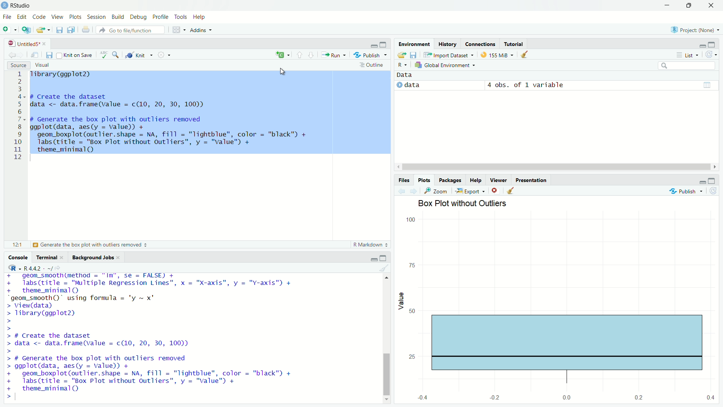 Image resolution: width=723 pixels, height=407 pixels. Describe the element at coordinates (372, 64) in the screenshot. I see `= Outline` at that location.